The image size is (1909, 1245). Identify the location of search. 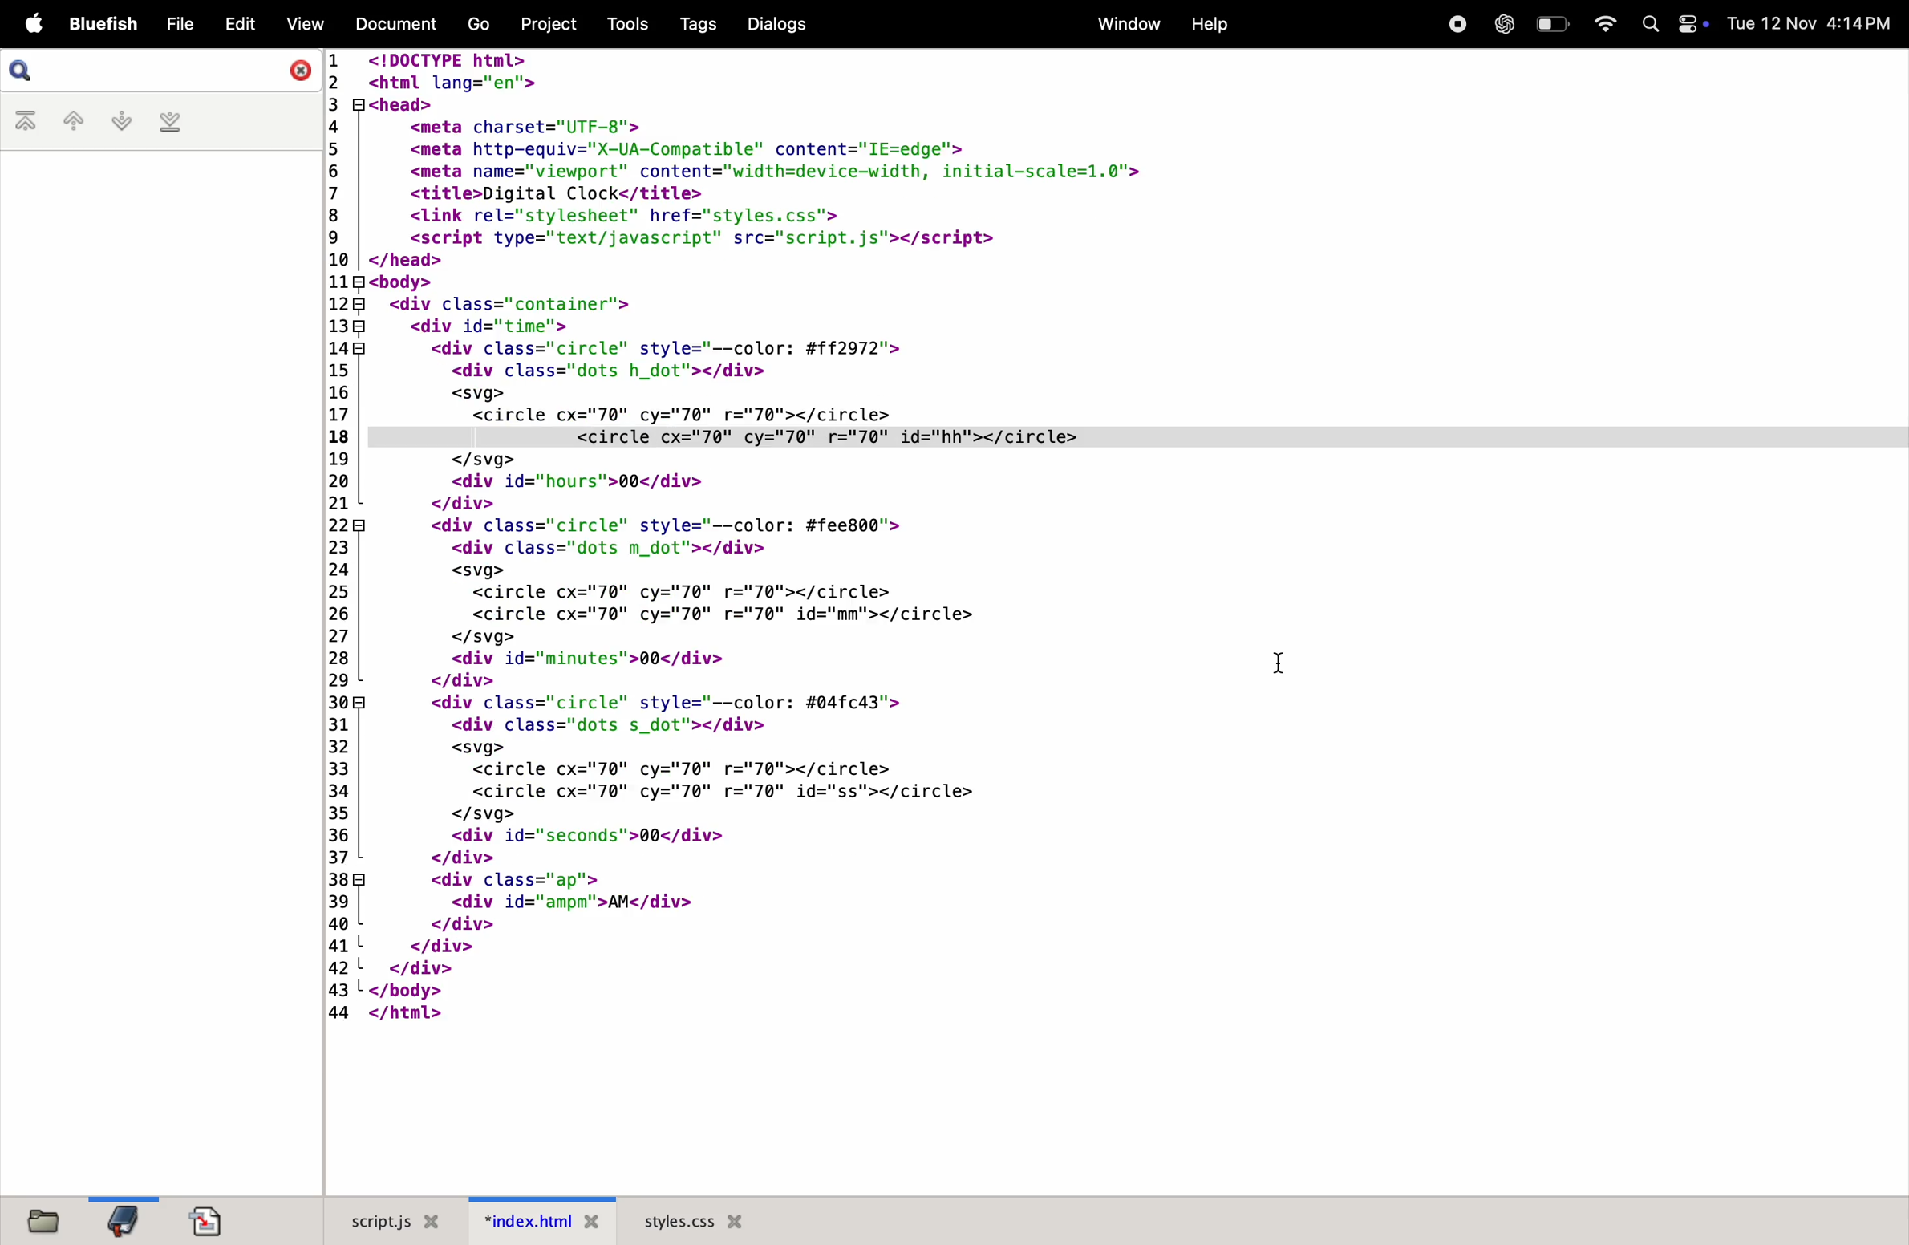
(24, 71).